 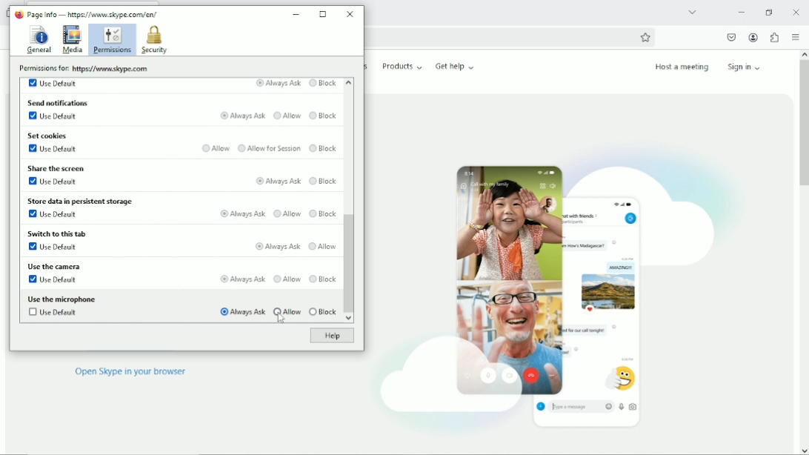 I want to click on Extensions, so click(x=774, y=37).